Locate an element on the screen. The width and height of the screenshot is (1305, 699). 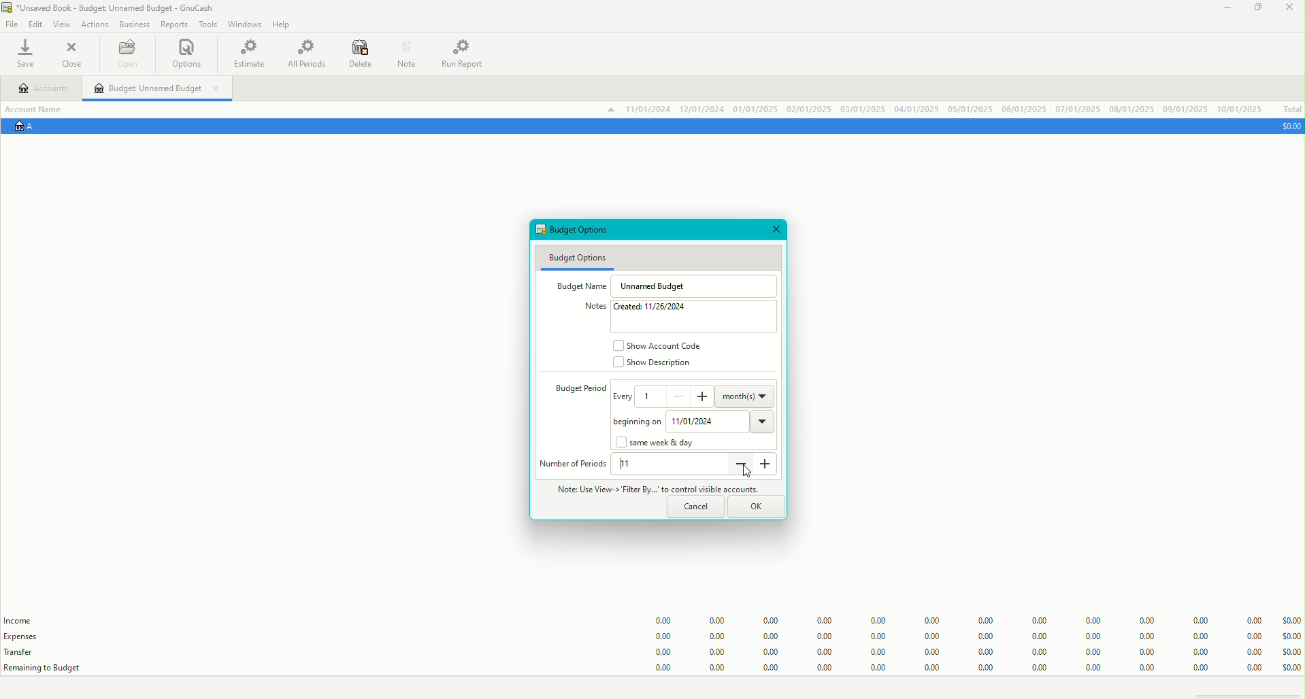
every is located at coordinates (624, 400).